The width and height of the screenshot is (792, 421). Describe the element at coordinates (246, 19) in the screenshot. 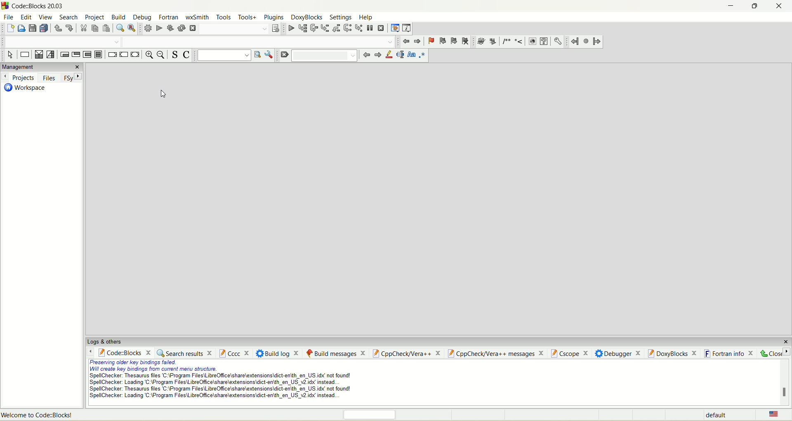

I see `tools+` at that location.